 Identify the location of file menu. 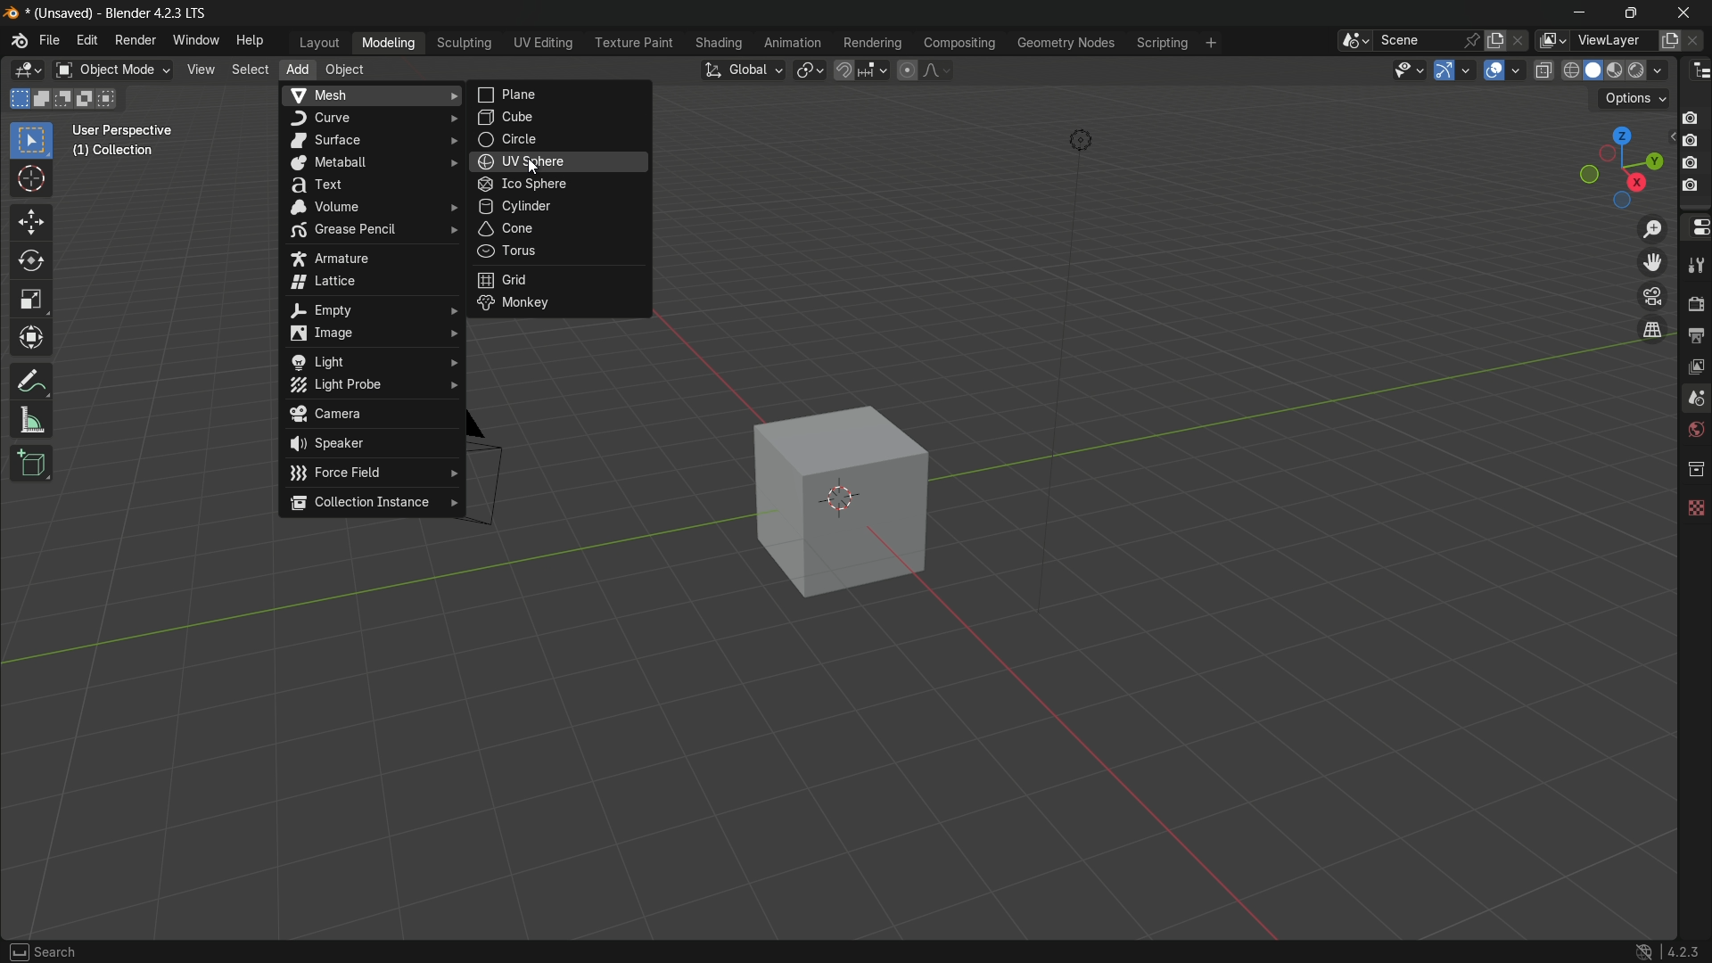
(51, 41).